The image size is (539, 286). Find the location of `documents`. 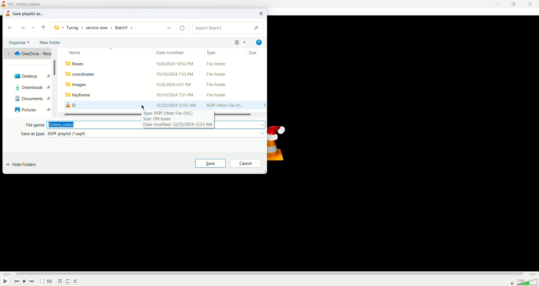

documents is located at coordinates (25, 97).